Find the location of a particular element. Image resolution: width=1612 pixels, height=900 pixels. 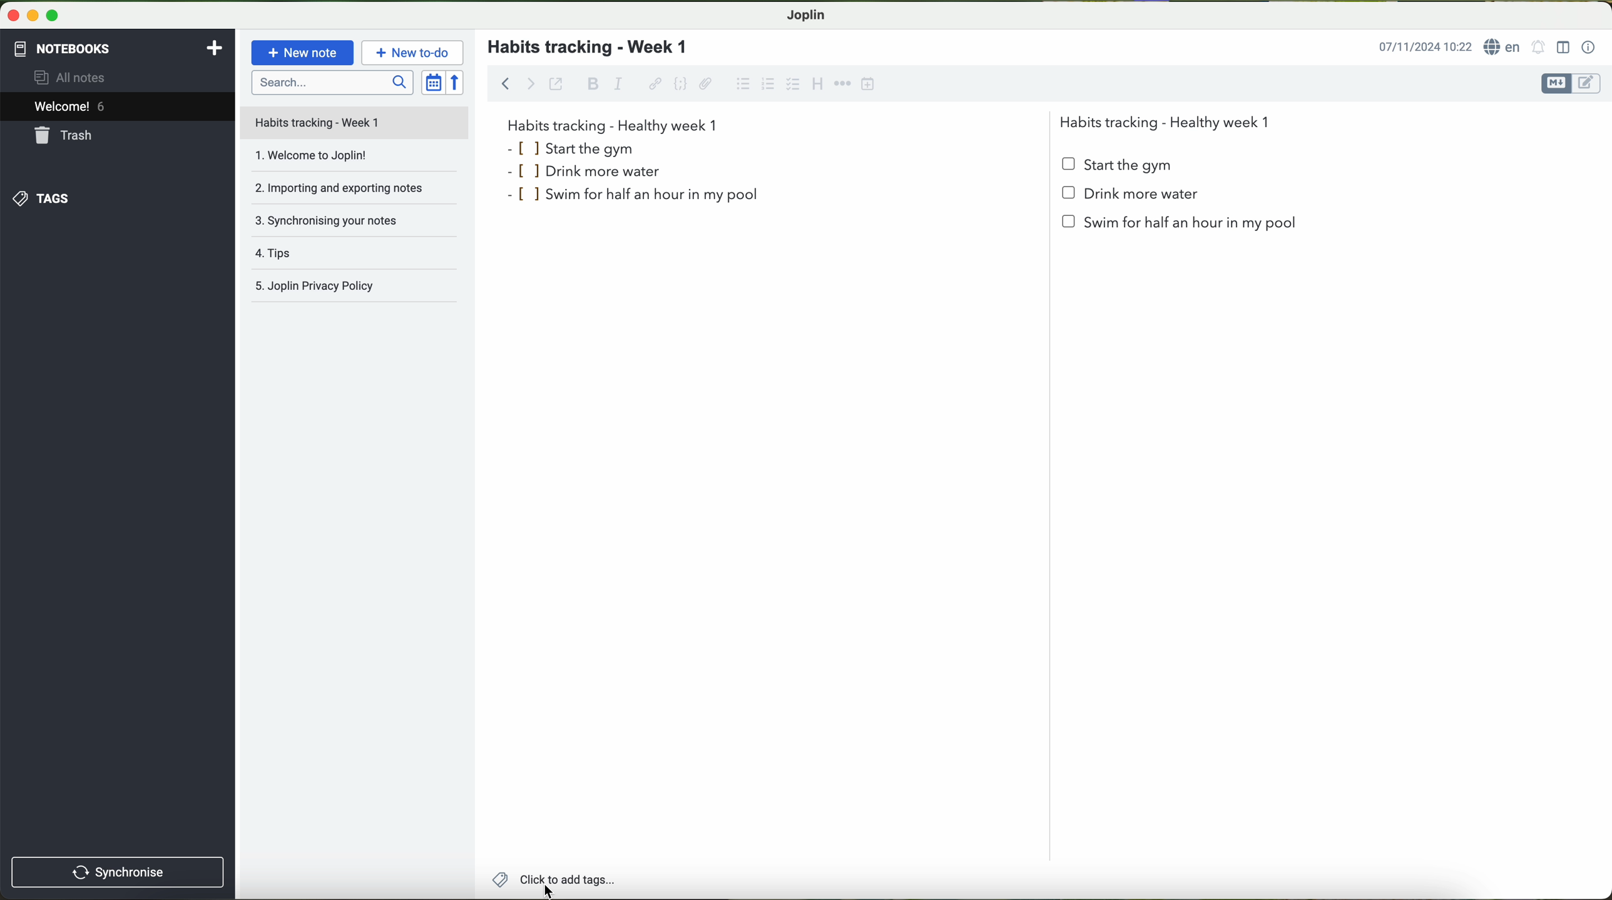

tips is located at coordinates (357, 256).